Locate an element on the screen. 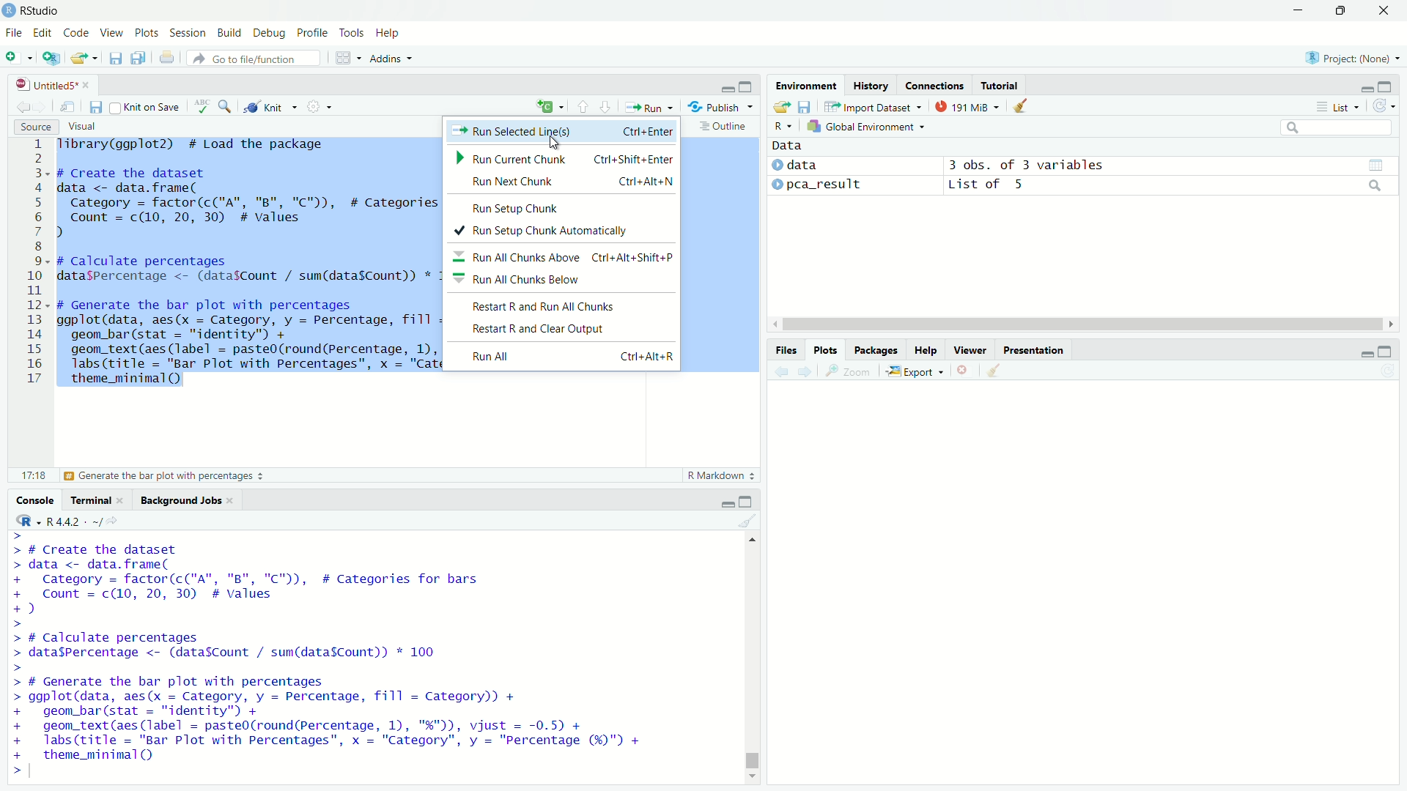 Image resolution: width=1407 pixels, height=791 pixels. run is located at coordinates (646, 107).